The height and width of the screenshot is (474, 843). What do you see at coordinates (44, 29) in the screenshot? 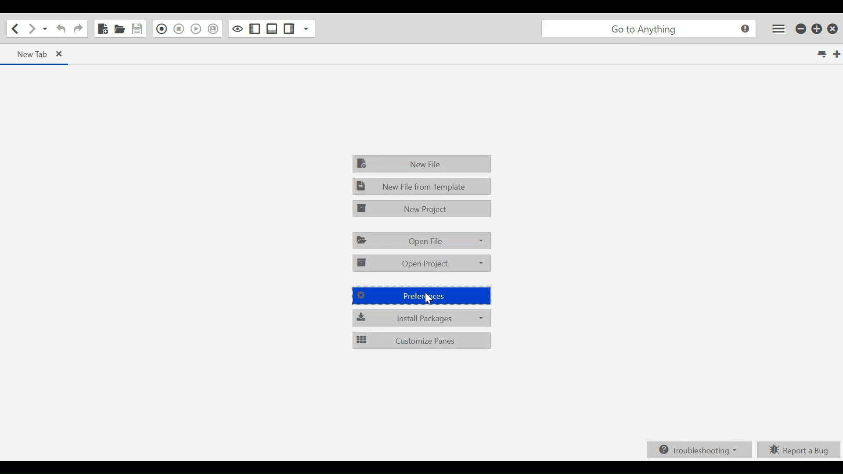
I see `Recent location` at bounding box center [44, 29].